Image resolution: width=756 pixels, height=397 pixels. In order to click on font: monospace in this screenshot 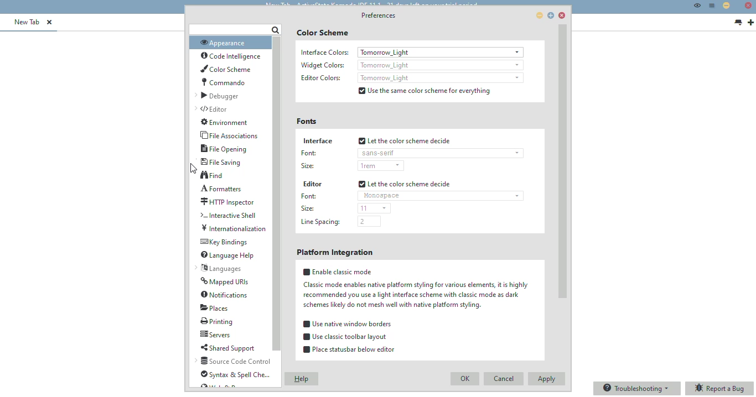, I will do `click(410, 196)`.